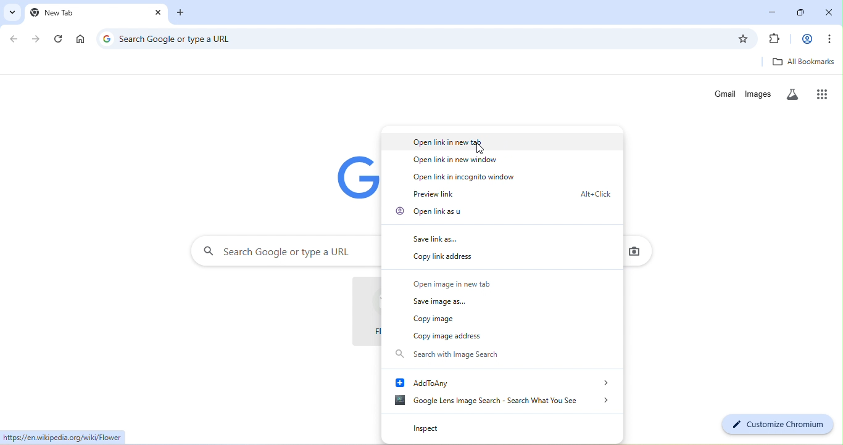 The width and height of the screenshot is (843, 445). I want to click on search by image, so click(634, 251).